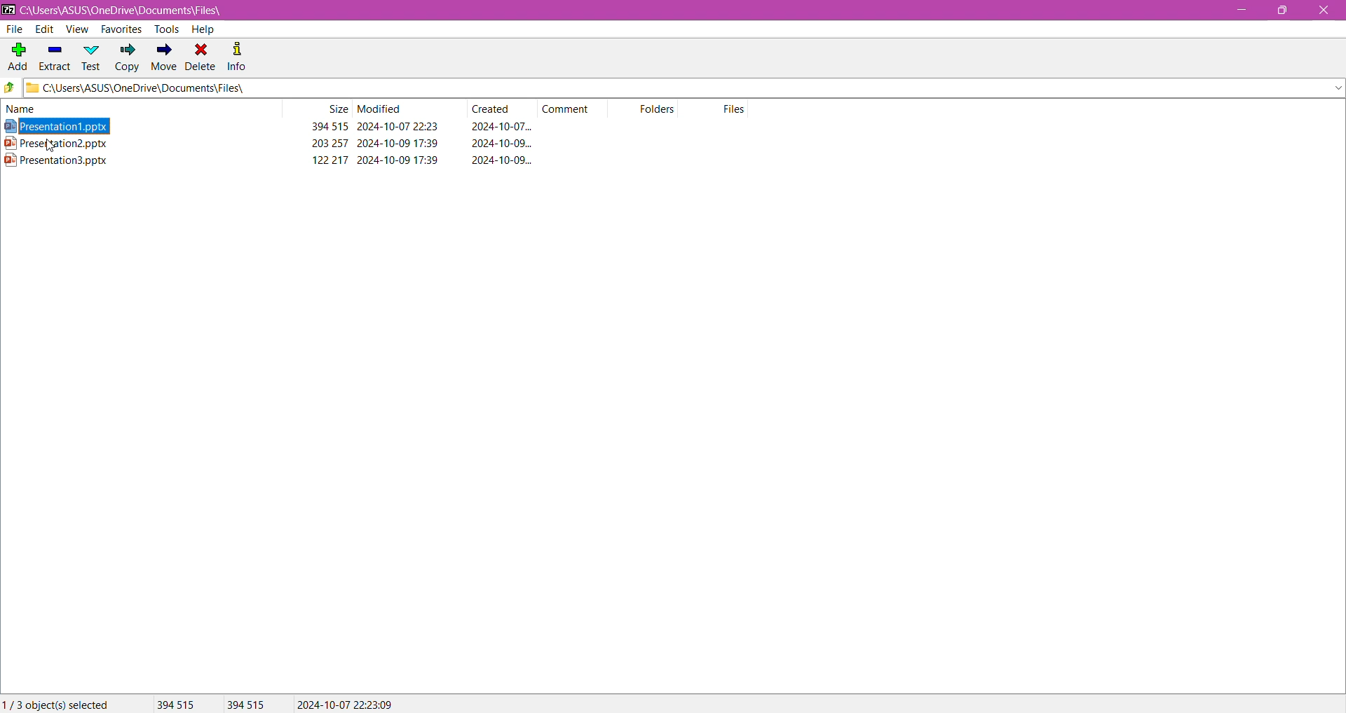  I want to click on C:\Users\ASUS\OneDrive\Documents\Files\, so click(133, 11).